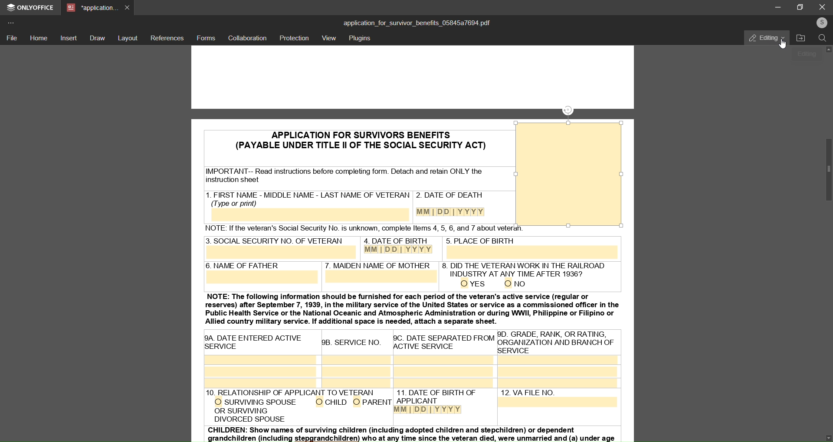 This screenshot has width=833, height=442. I want to click on references, so click(167, 38).